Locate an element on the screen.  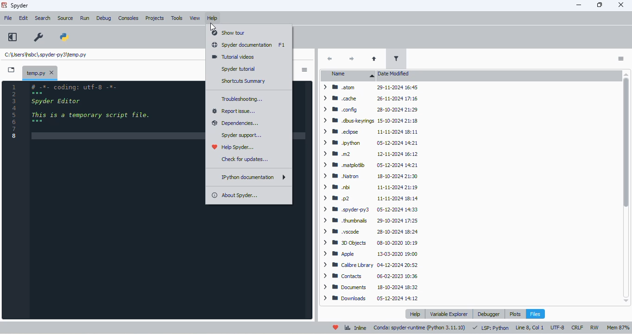
PYTHONPATH manager is located at coordinates (65, 37).